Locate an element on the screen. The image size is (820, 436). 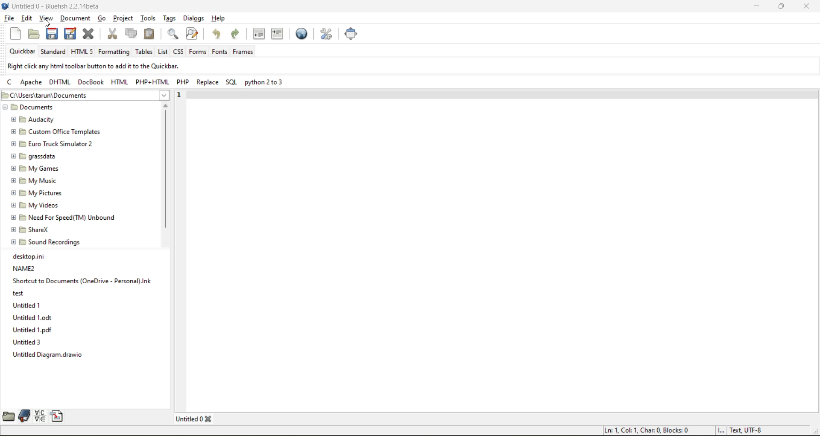
php is located at coordinates (184, 82).